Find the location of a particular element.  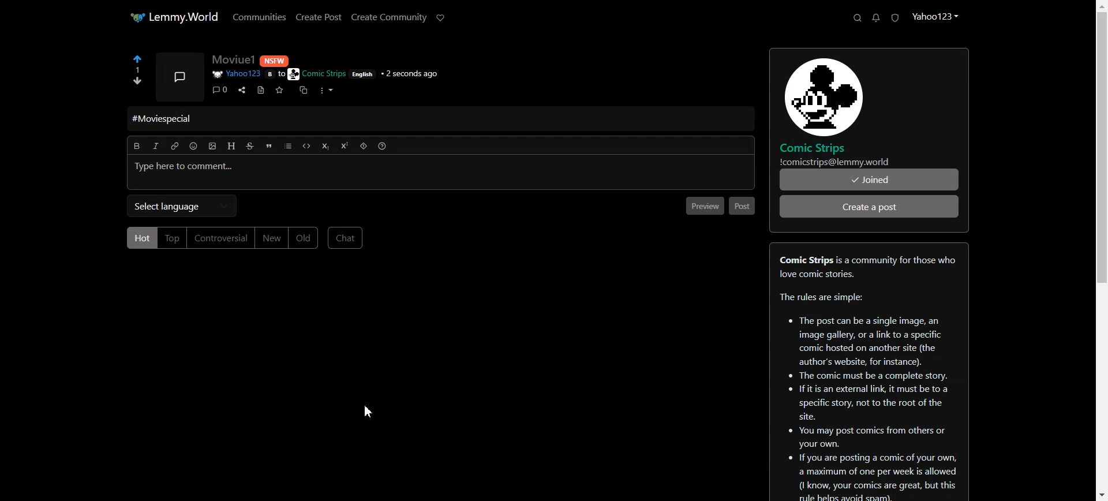

Text is located at coordinates (167, 118).